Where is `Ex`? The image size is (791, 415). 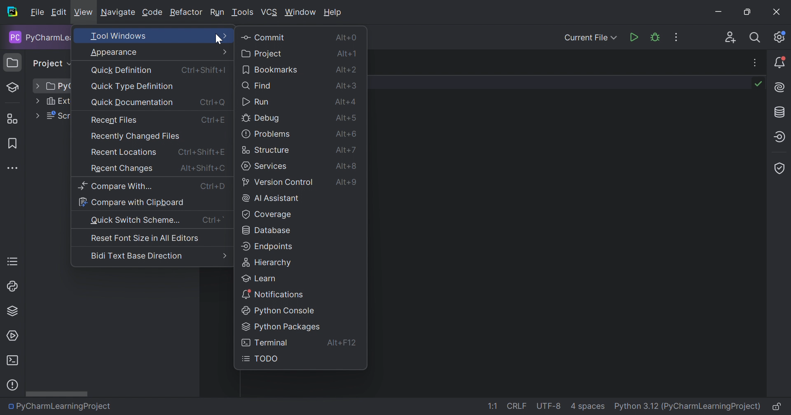 Ex is located at coordinates (57, 101).